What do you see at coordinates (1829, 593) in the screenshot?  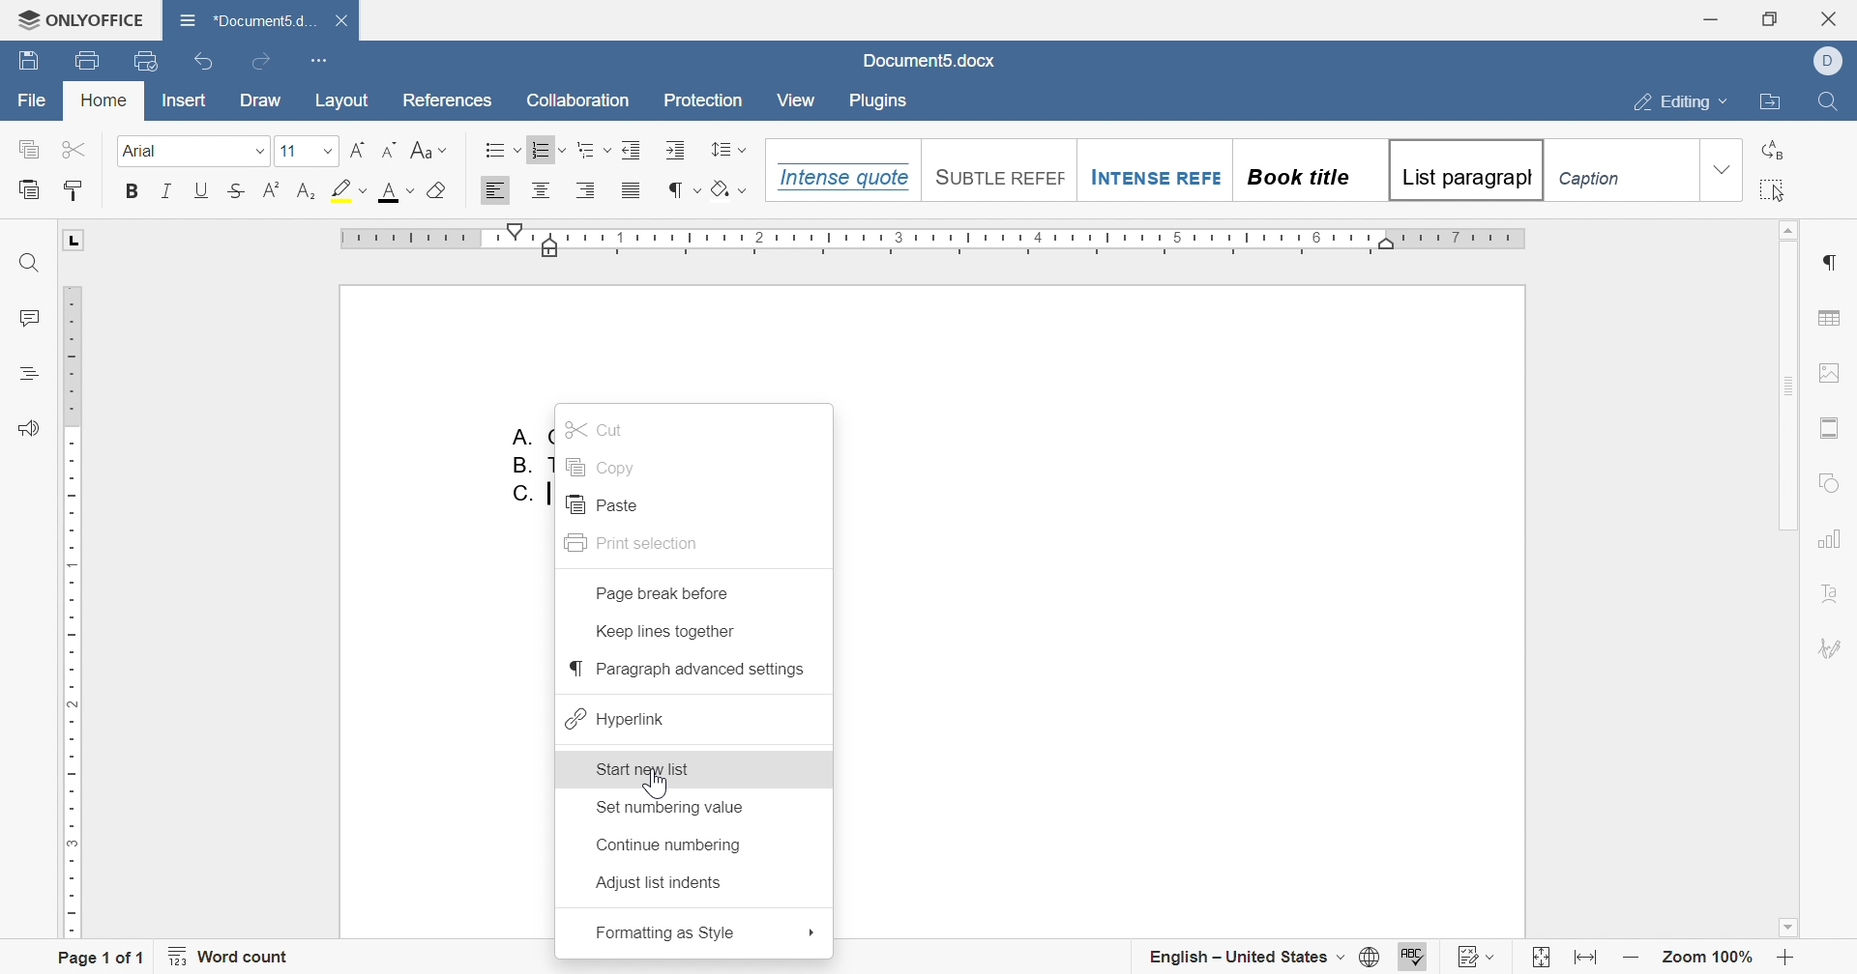 I see `text art settings` at bounding box center [1829, 593].